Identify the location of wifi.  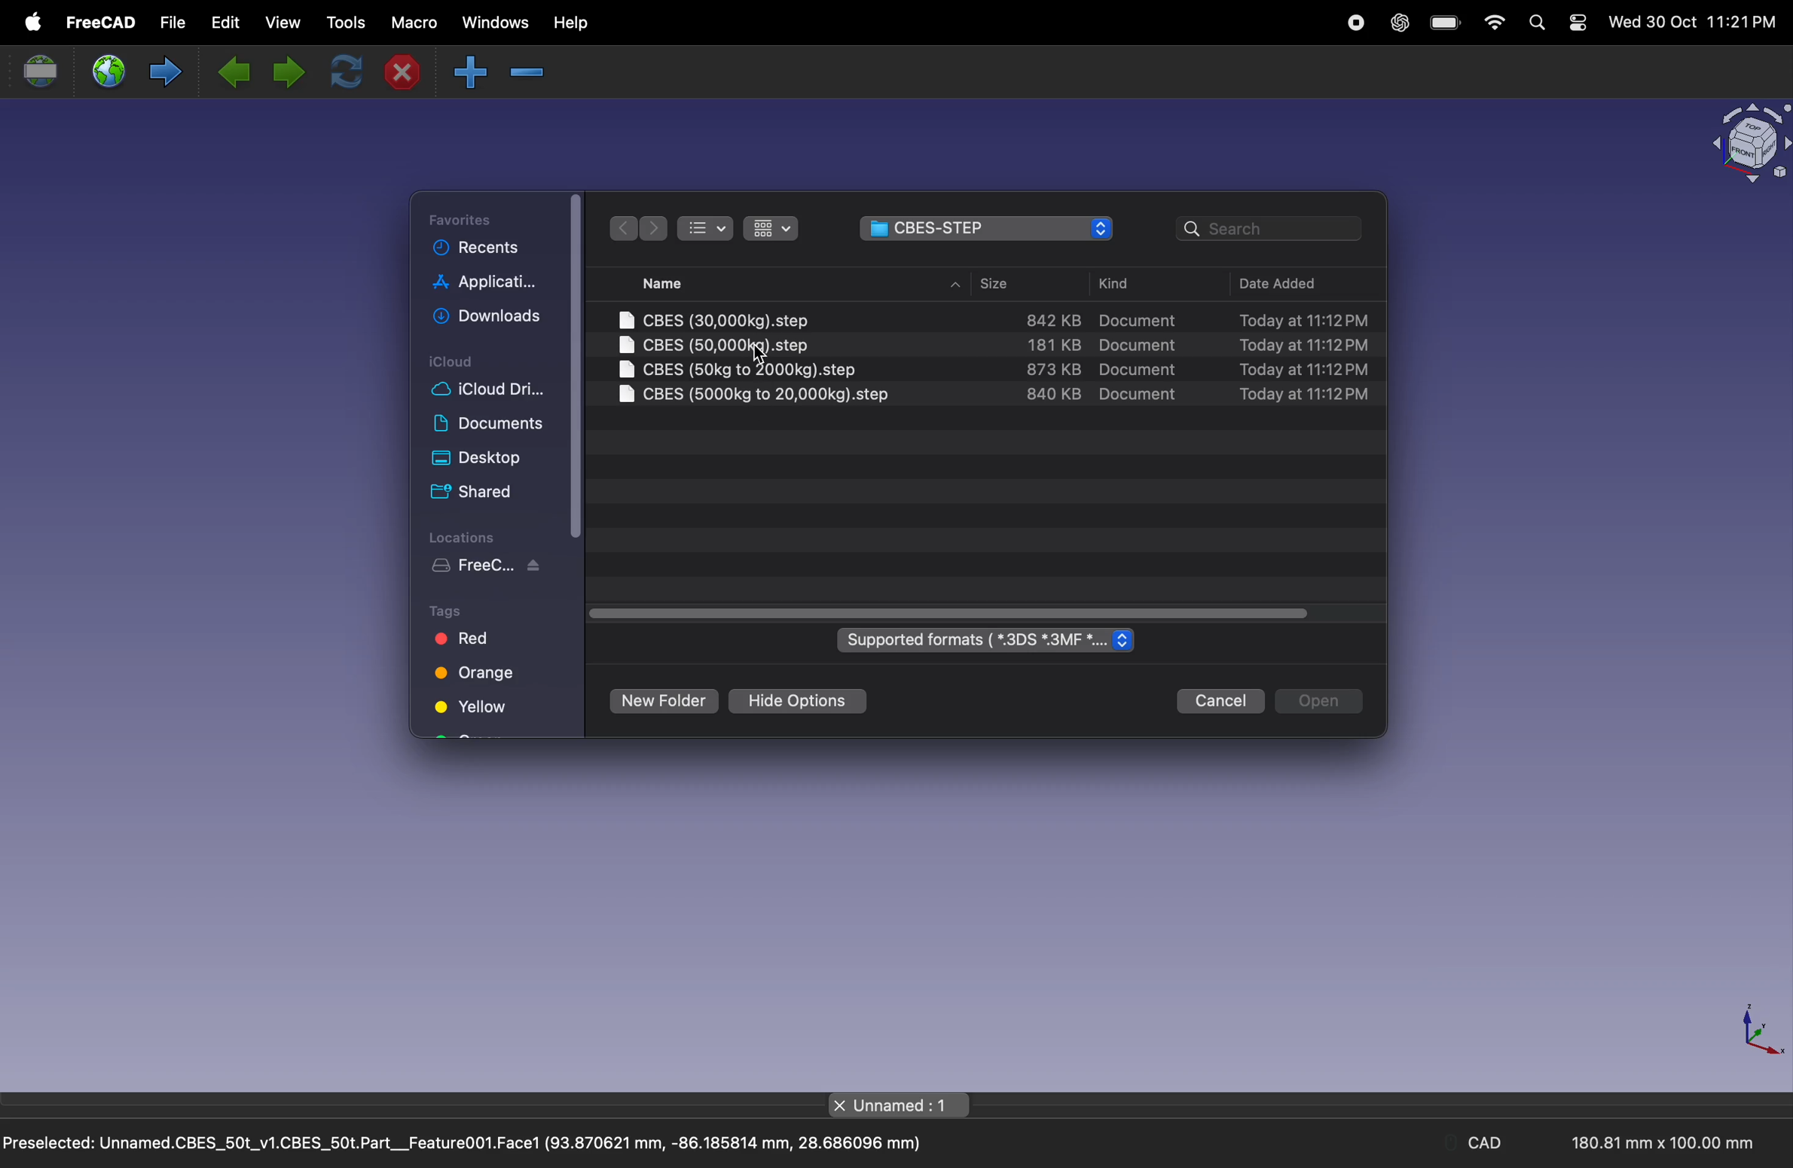
(1493, 25).